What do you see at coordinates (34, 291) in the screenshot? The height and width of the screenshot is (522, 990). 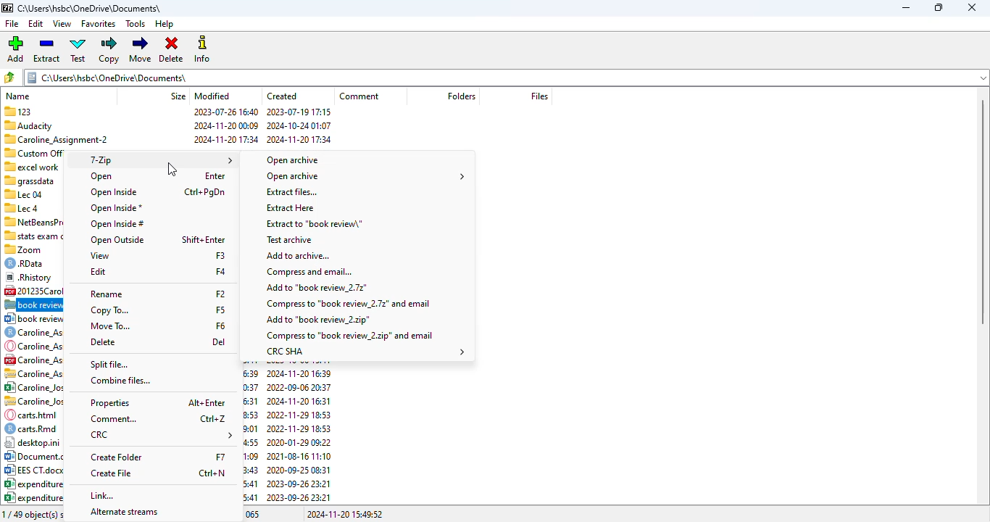 I see `[4 201235Carolineloseph3.` at bounding box center [34, 291].